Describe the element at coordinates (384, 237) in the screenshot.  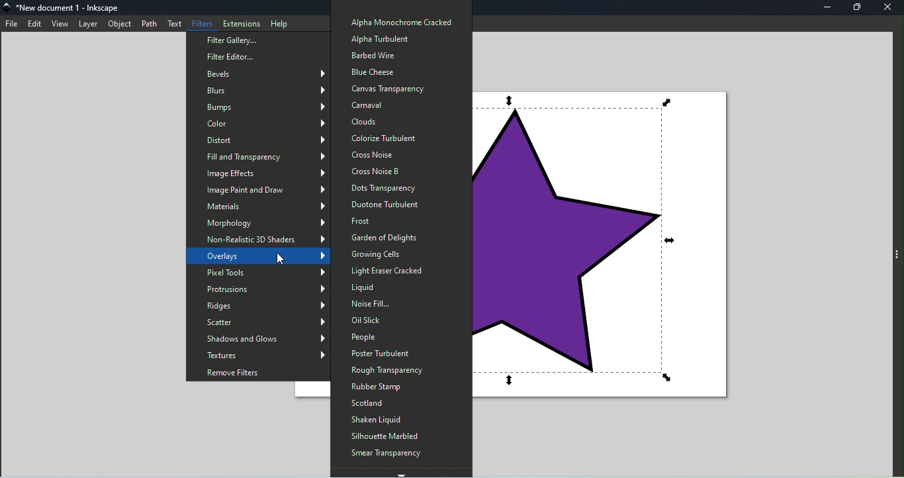
I see `Garden of delights` at that location.